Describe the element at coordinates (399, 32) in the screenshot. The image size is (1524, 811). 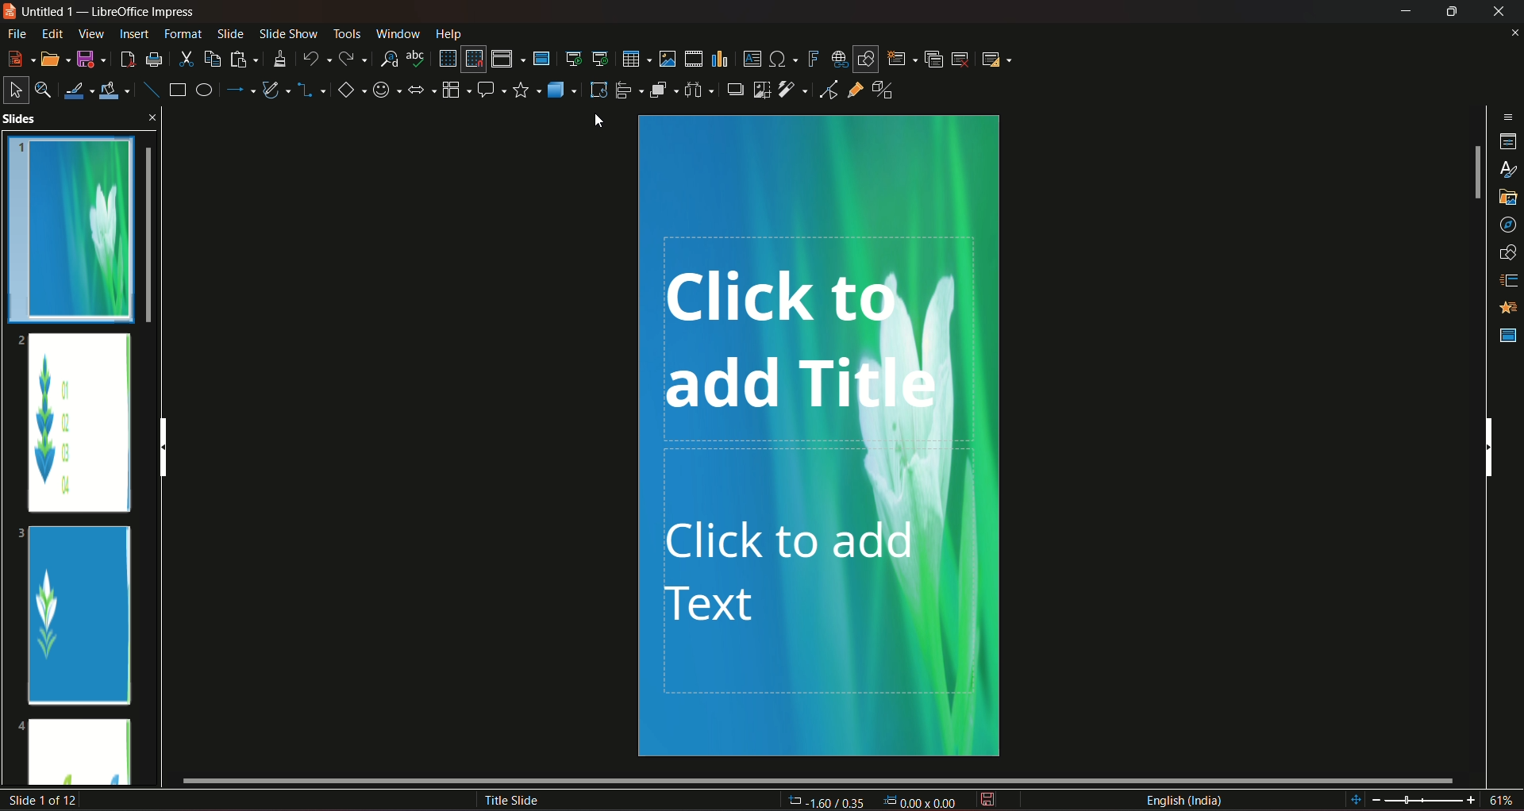
I see `window` at that location.